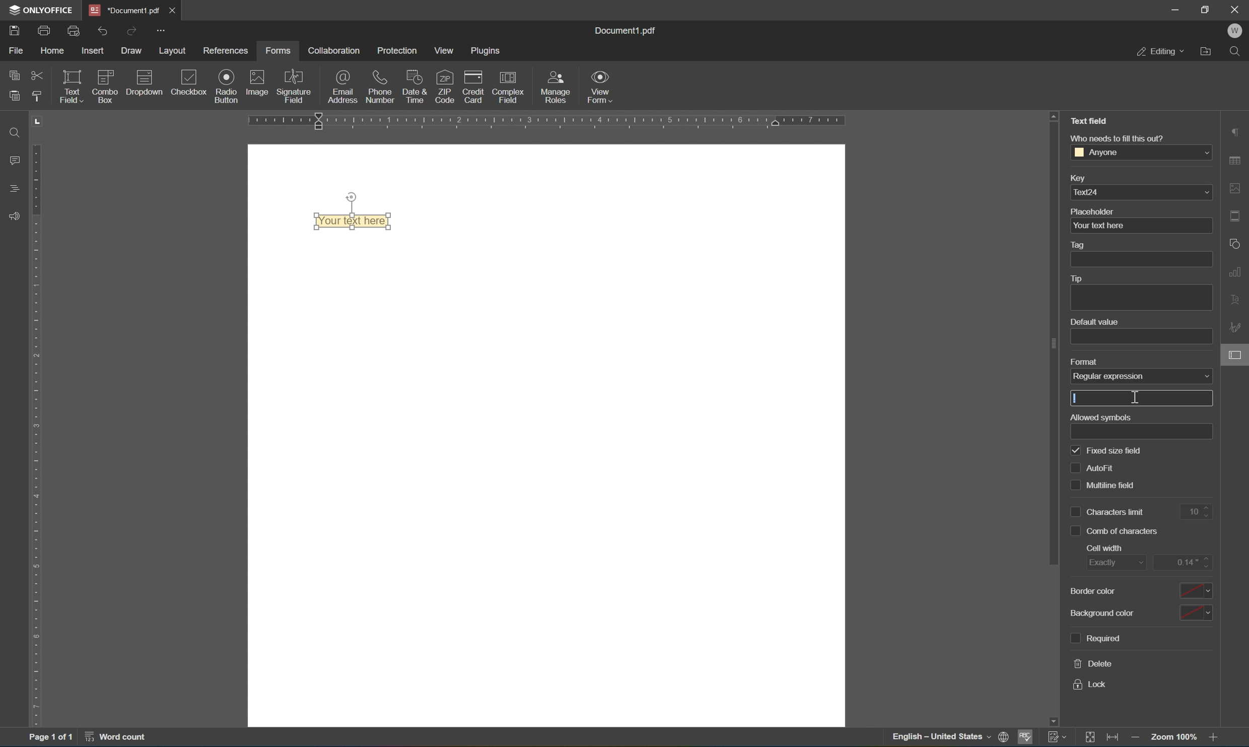 The width and height of the screenshot is (1249, 747). What do you see at coordinates (1094, 663) in the screenshot?
I see `delete` at bounding box center [1094, 663].